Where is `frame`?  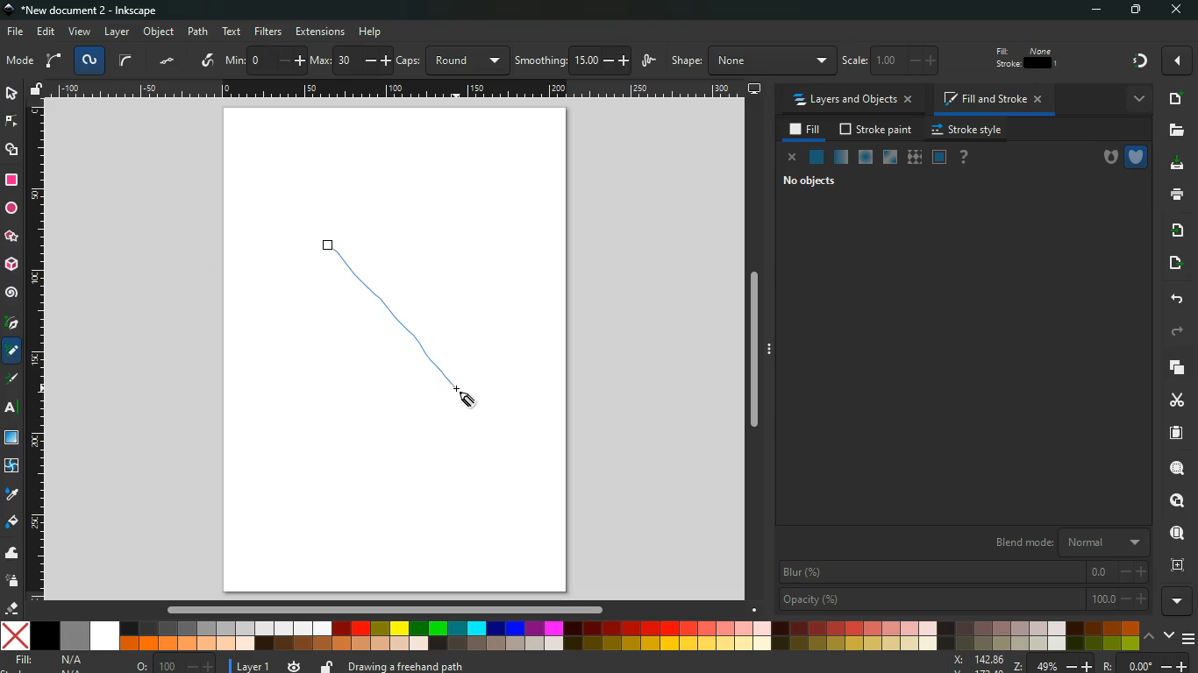 frame is located at coordinates (1174, 564).